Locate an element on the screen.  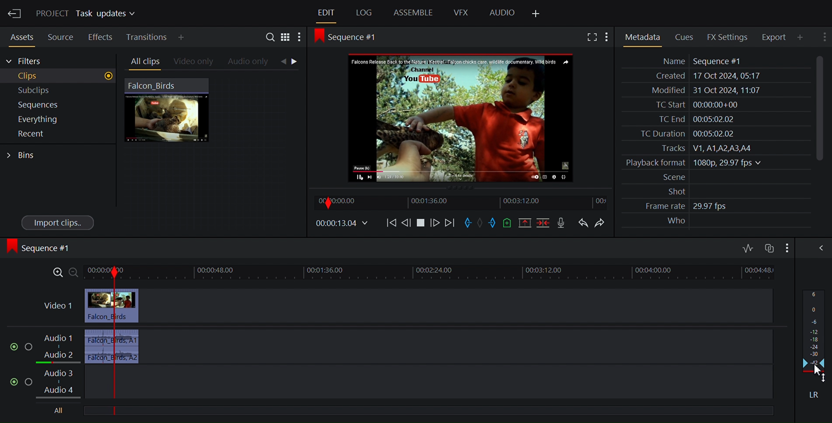
TC End  00:05:02.02 is located at coordinates (692, 119).